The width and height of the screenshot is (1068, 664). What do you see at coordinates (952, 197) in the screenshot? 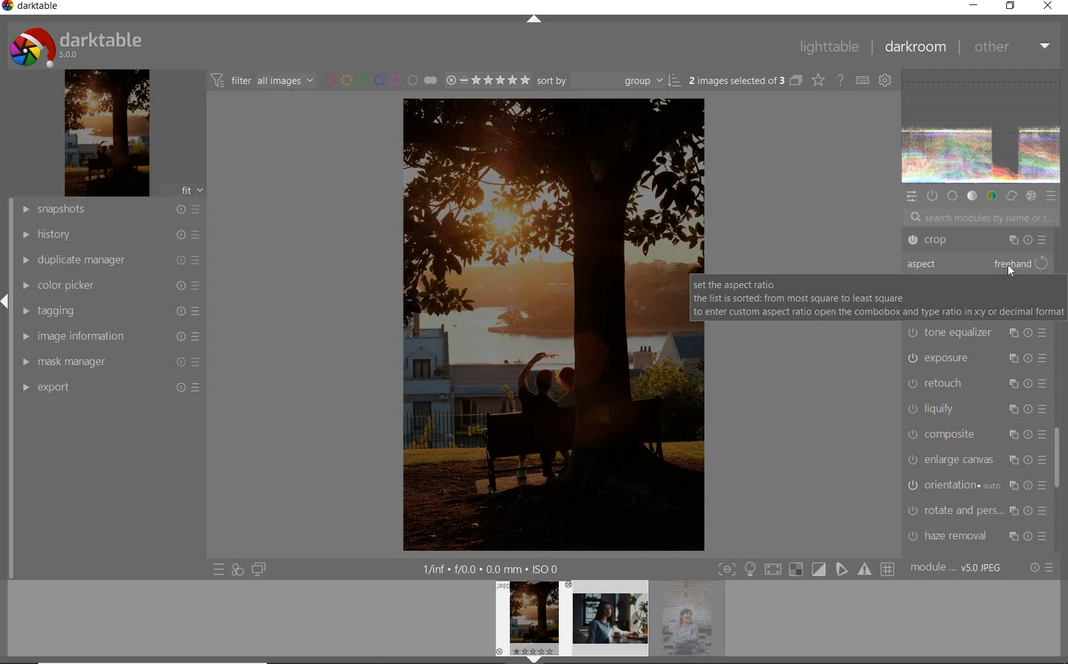
I see `base` at bounding box center [952, 197].